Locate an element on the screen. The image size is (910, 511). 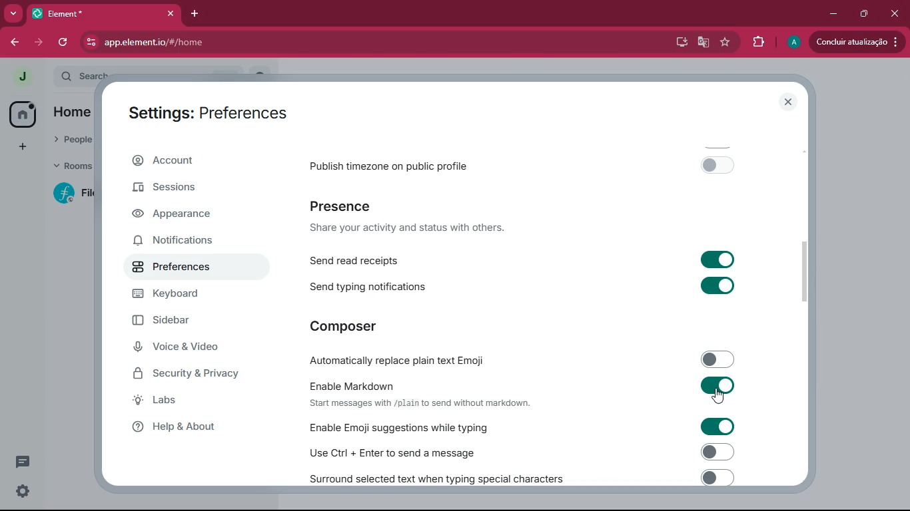
settings: Account is located at coordinates (202, 110).